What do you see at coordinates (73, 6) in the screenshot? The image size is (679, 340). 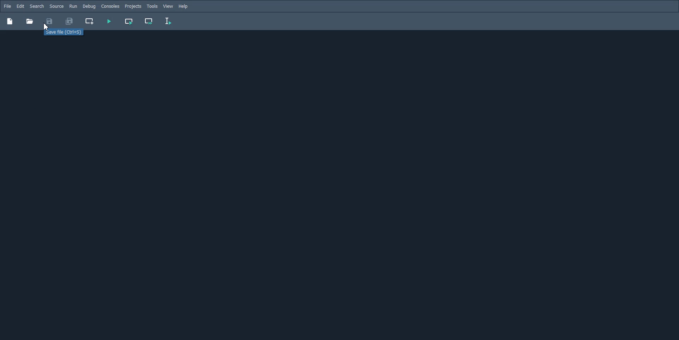 I see `Run` at bounding box center [73, 6].